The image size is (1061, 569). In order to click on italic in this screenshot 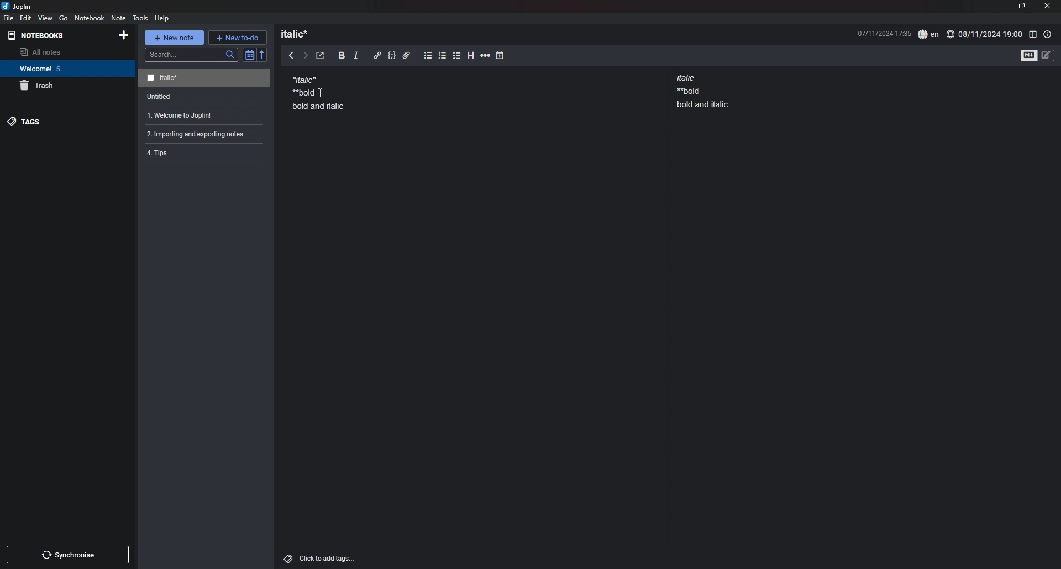, I will do `click(356, 57)`.